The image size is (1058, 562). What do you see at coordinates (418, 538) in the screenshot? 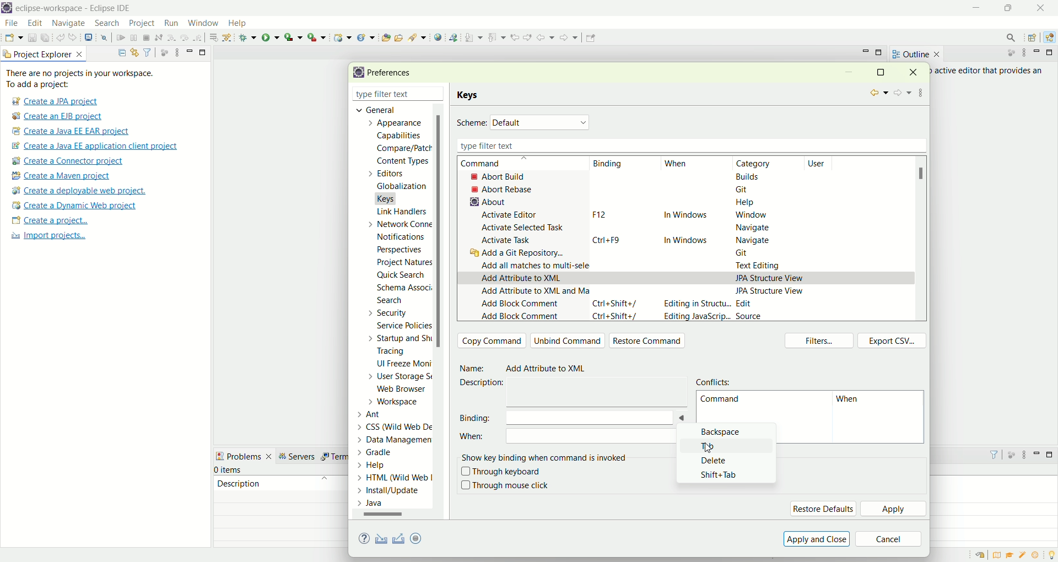
I see `oomph preference` at bounding box center [418, 538].